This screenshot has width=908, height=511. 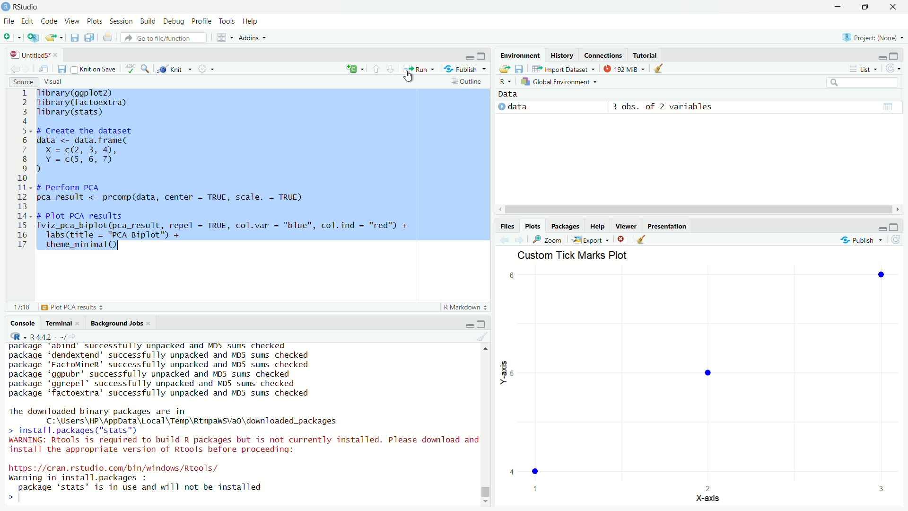 I want to click on run, so click(x=418, y=69).